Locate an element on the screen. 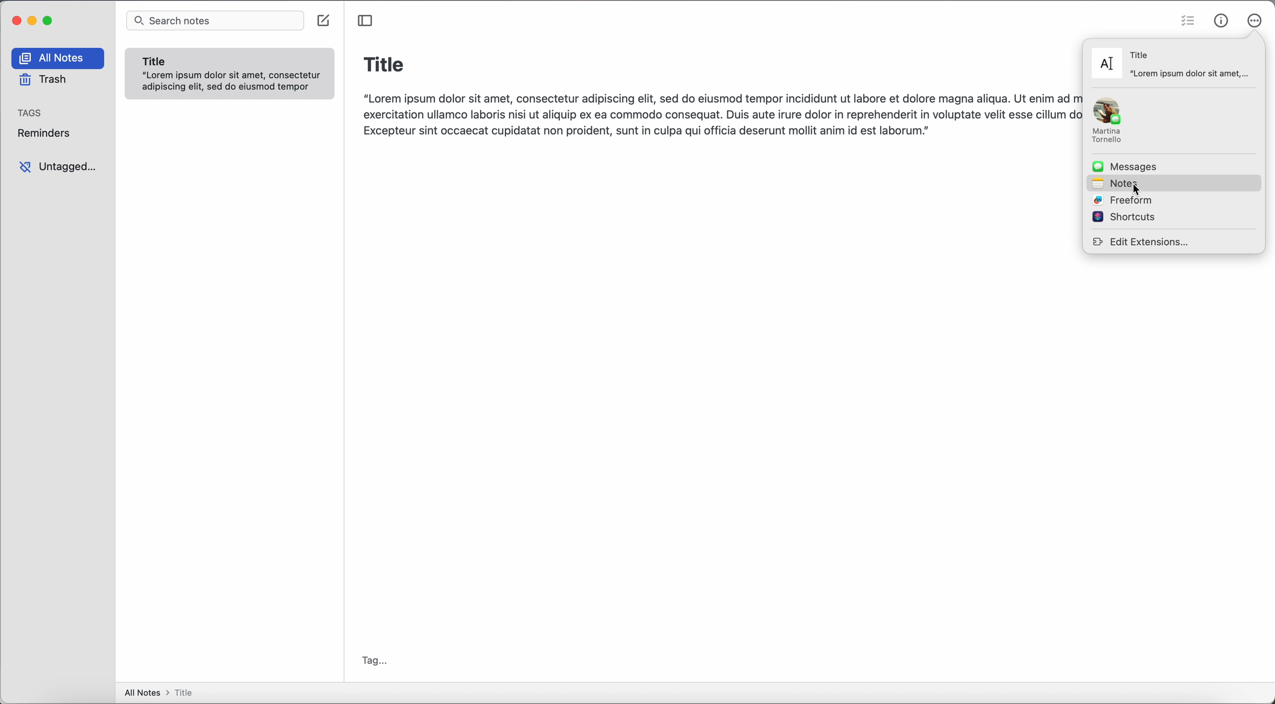  check list is located at coordinates (1188, 19).